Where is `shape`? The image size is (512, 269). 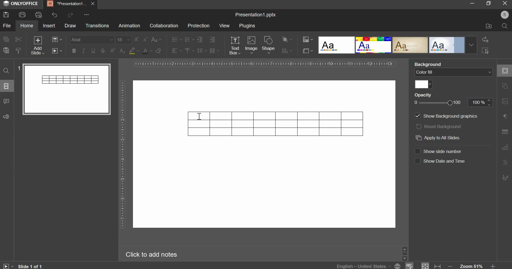 shape is located at coordinates (269, 45).